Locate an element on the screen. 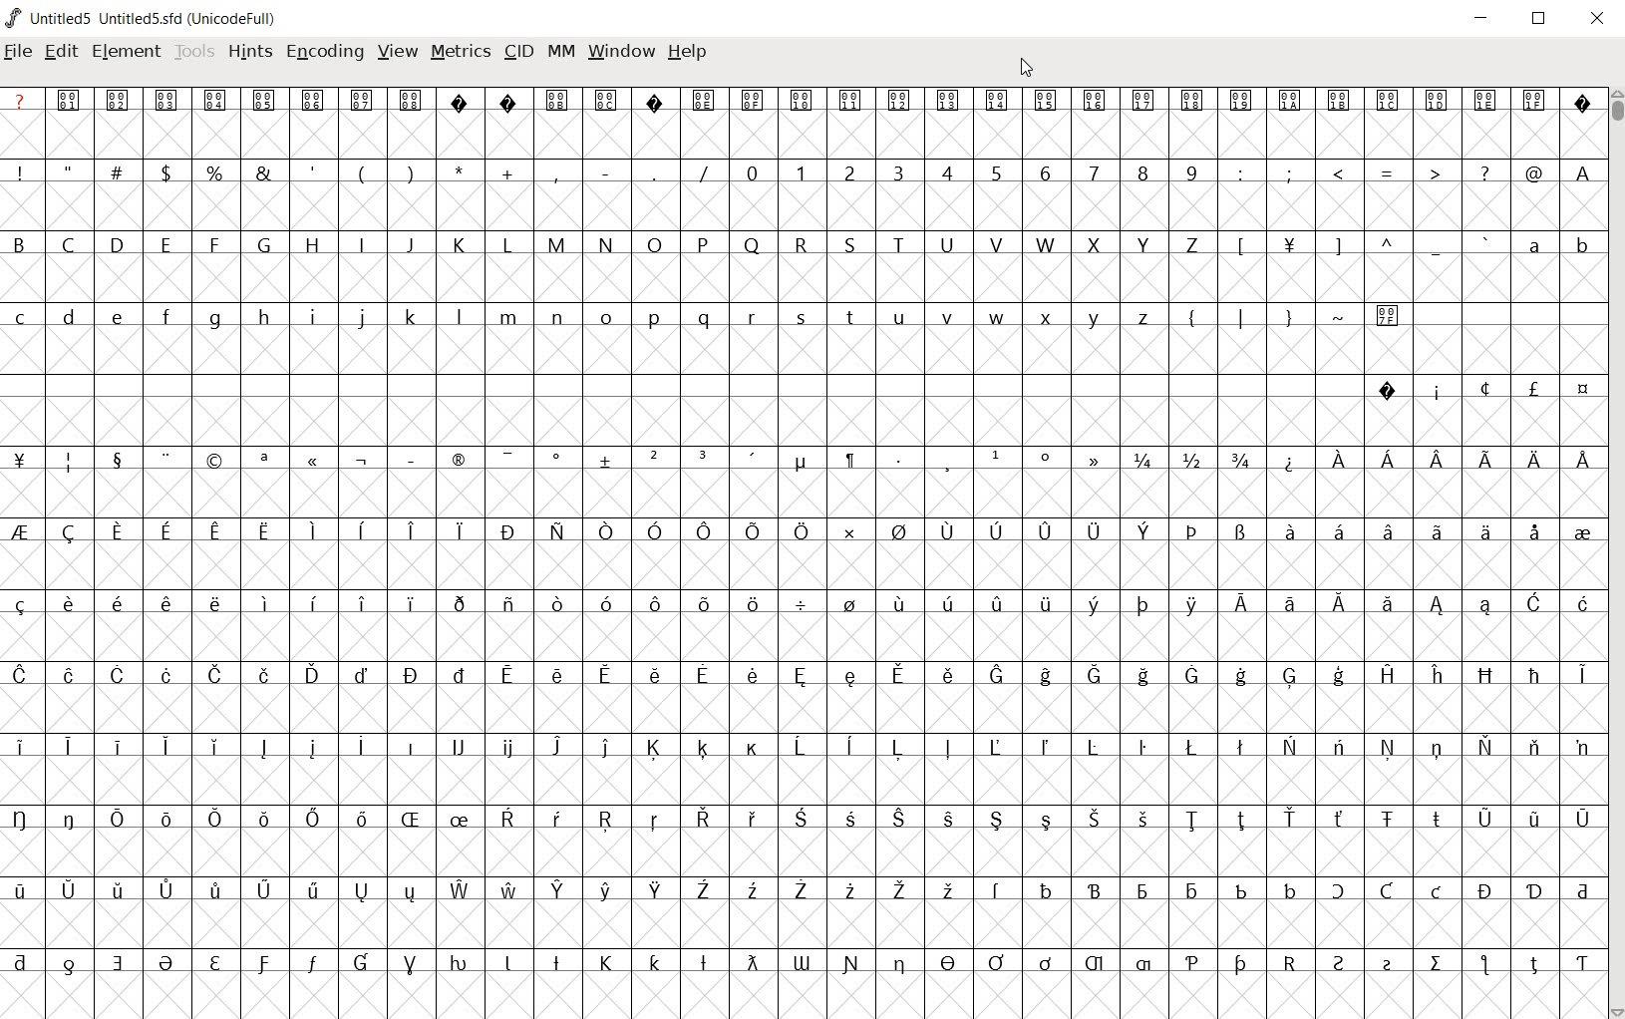 The width and height of the screenshot is (1625, 1019). Symbol is located at coordinates (1438, 606).